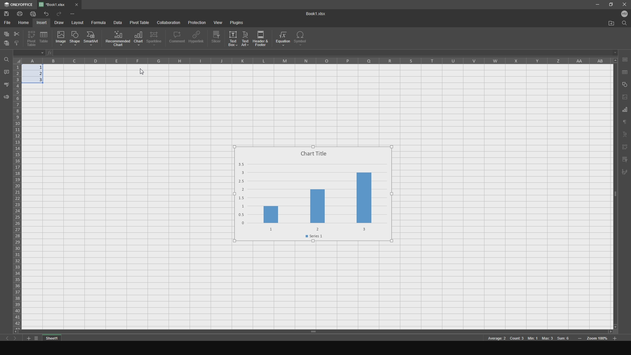 Image resolution: width=631 pixels, height=355 pixels. I want to click on text, so click(625, 123).